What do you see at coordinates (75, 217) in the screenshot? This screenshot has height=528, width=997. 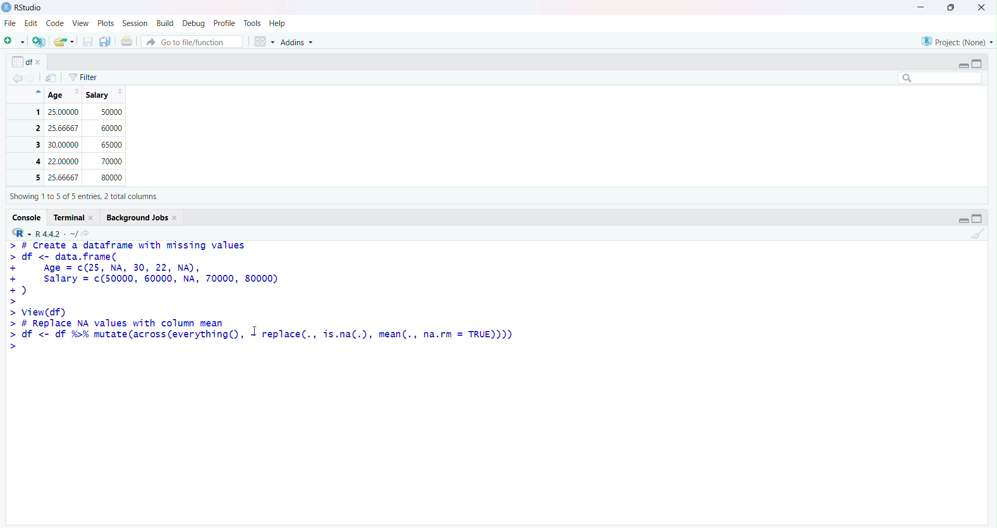 I see `Terminal` at bounding box center [75, 217].